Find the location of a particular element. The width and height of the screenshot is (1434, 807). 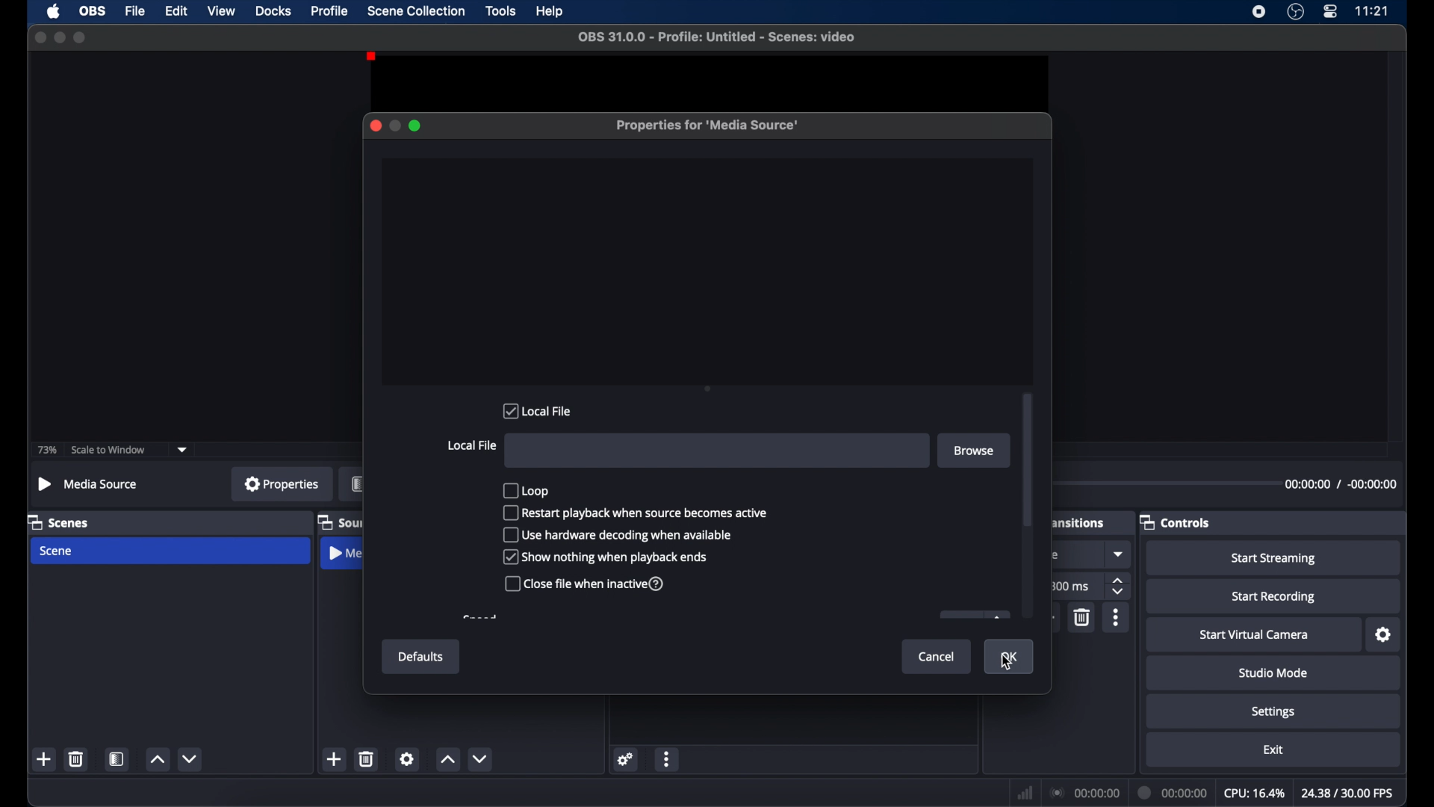

scenes is located at coordinates (59, 522).